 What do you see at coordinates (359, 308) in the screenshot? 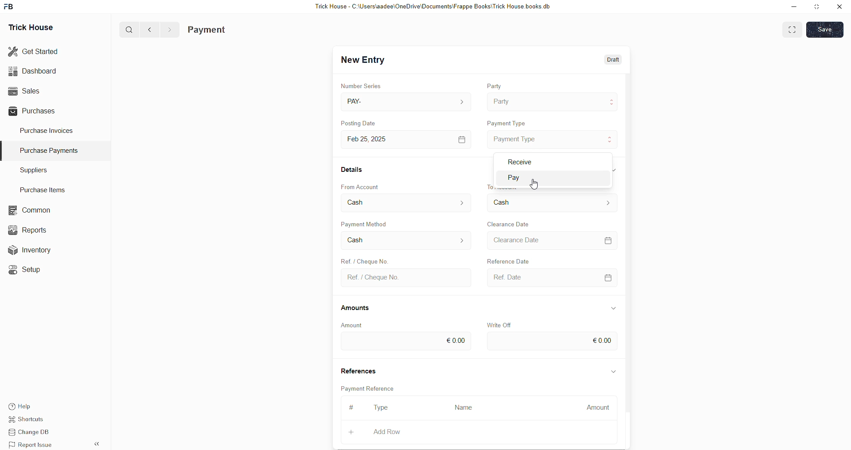
I see `Amounts` at bounding box center [359, 308].